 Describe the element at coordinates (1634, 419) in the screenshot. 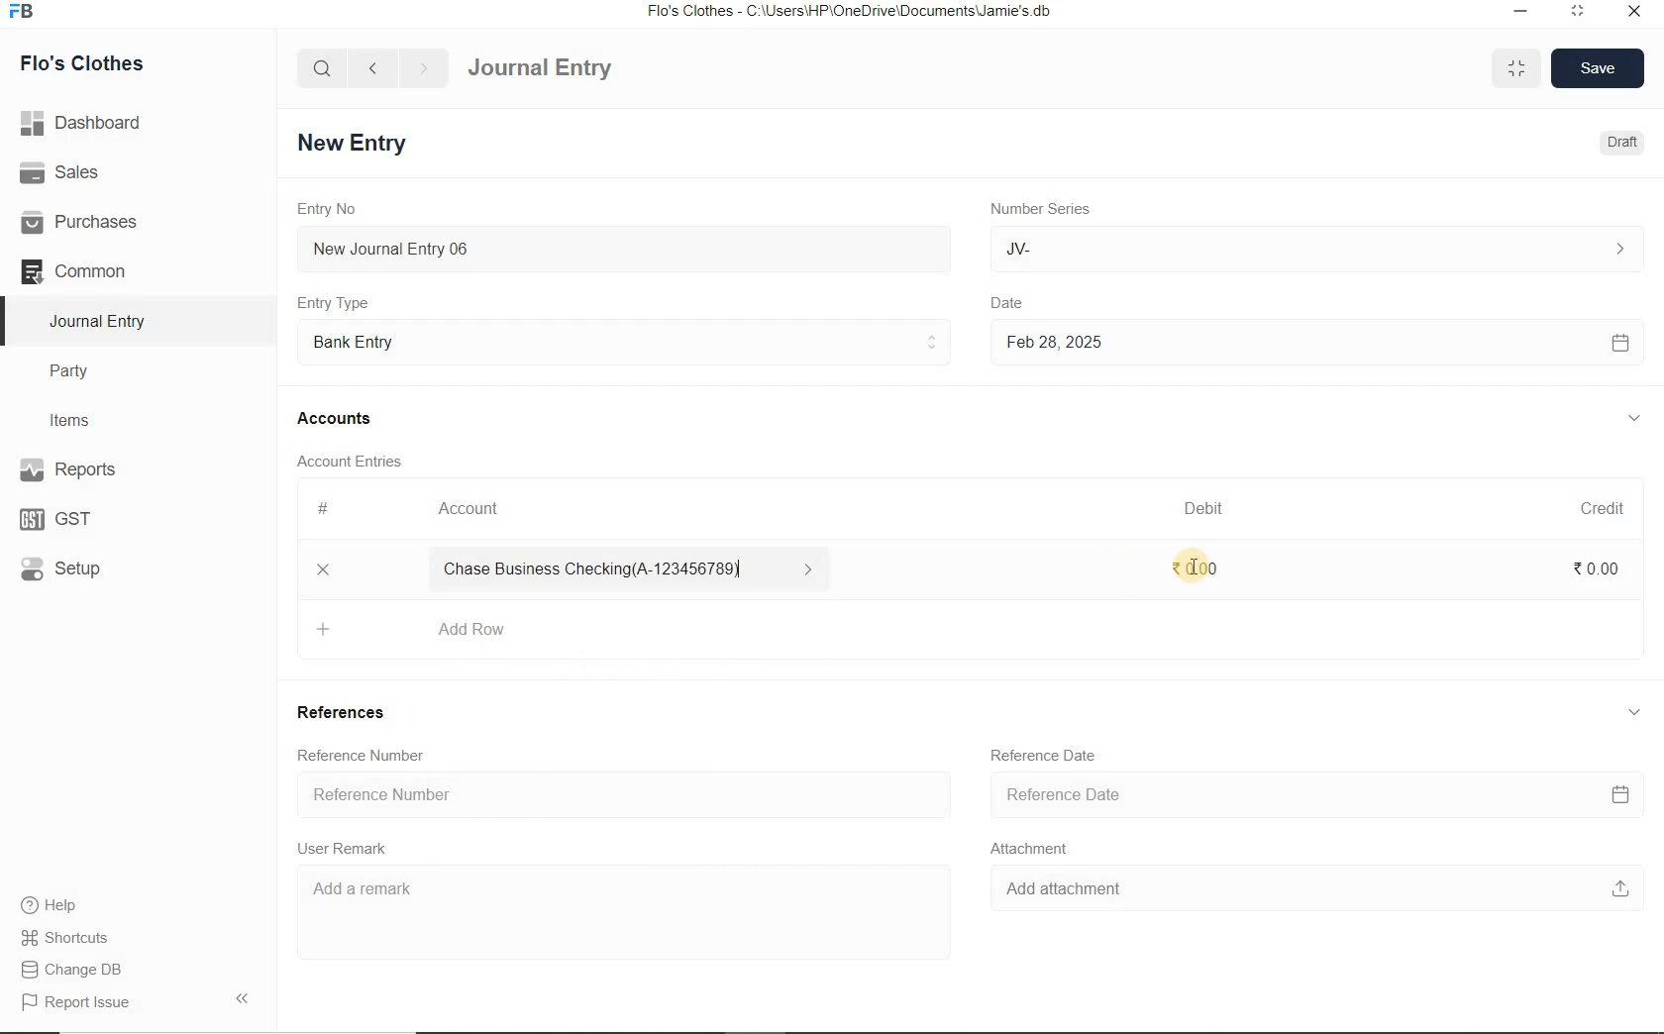

I see `collapse` at that location.